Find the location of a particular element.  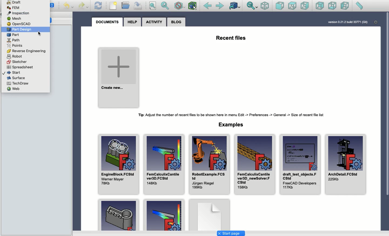

Right is located at coordinates (306, 6).